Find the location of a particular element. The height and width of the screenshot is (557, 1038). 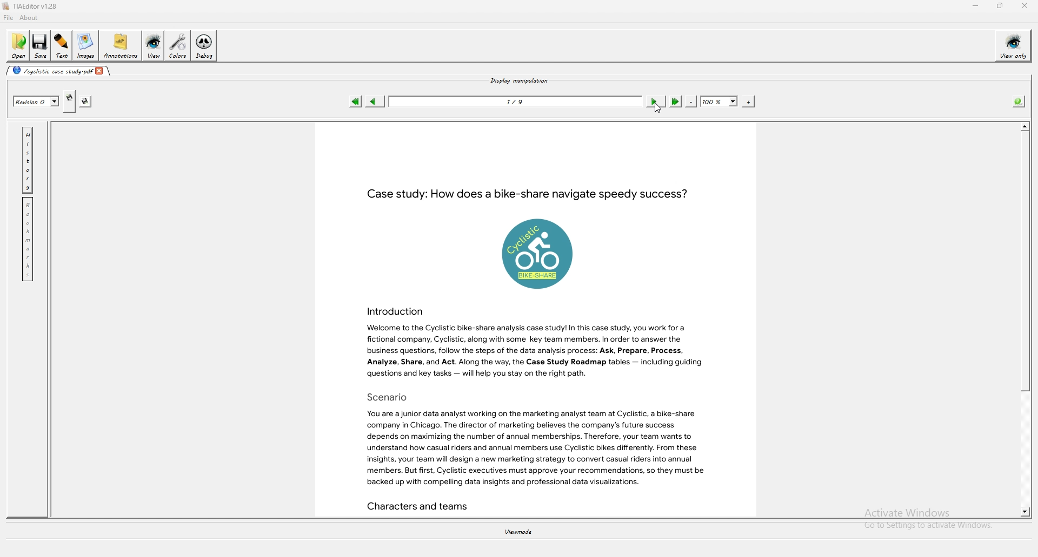

You are a junior data analyst working on the marketing analyst team at Cyclistic, a bike-share
company in Chicago. The director of marketing believes the company's future success
depends on maximizing the number of annual memberships. Therefore, your team wants to
understand how casual riders and annual members use Cyclistic bikes differently. From these
insights, your team will design a new marketing strategy to convert casual riders into annual
members. But first, Cyclistic executives must approve your recommendations, so they must be
backed up with compelling data insights and professional data visualizations. is located at coordinates (531, 448).